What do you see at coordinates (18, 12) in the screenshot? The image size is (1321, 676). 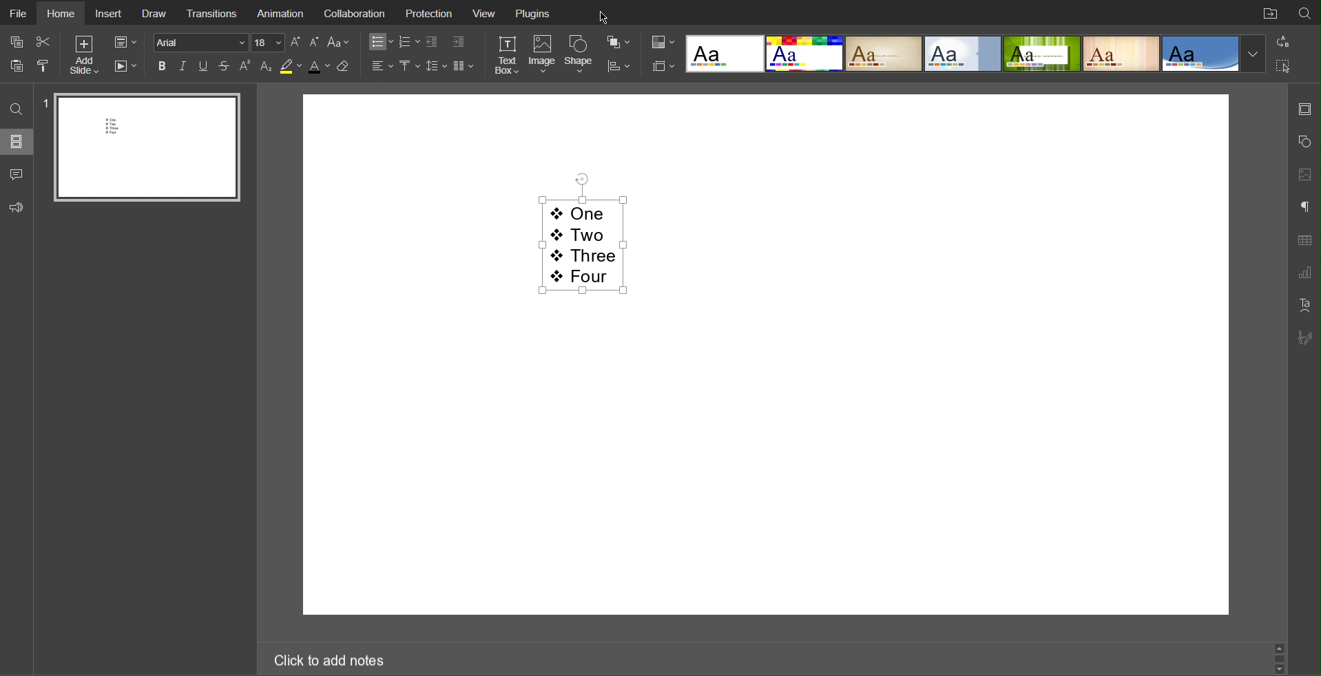 I see `File` at bounding box center [18, 12].